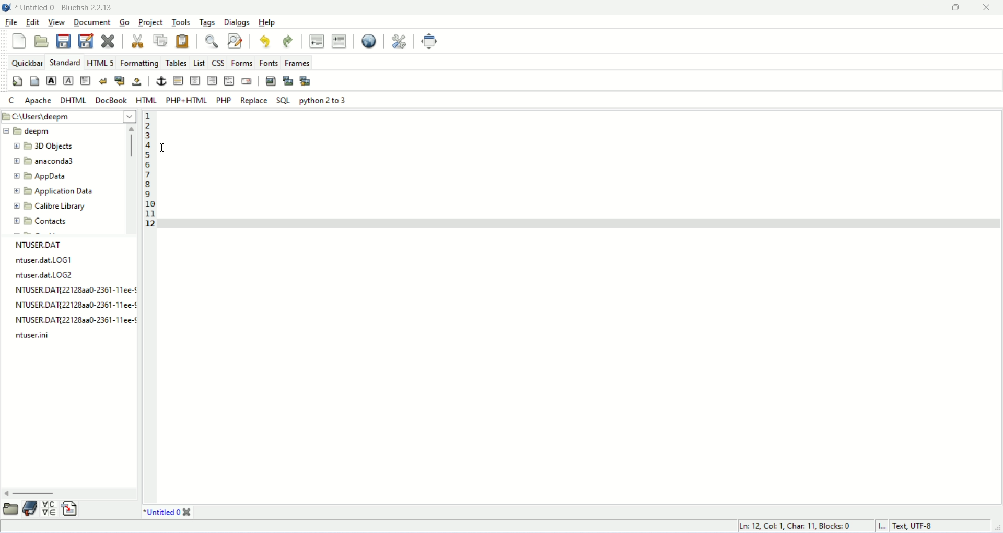 The height and width of the screenshot is (533, 1003). What do you see at coordinates (987, 7) in the screenshot?
I see `close` at bounding box center [987, 7].